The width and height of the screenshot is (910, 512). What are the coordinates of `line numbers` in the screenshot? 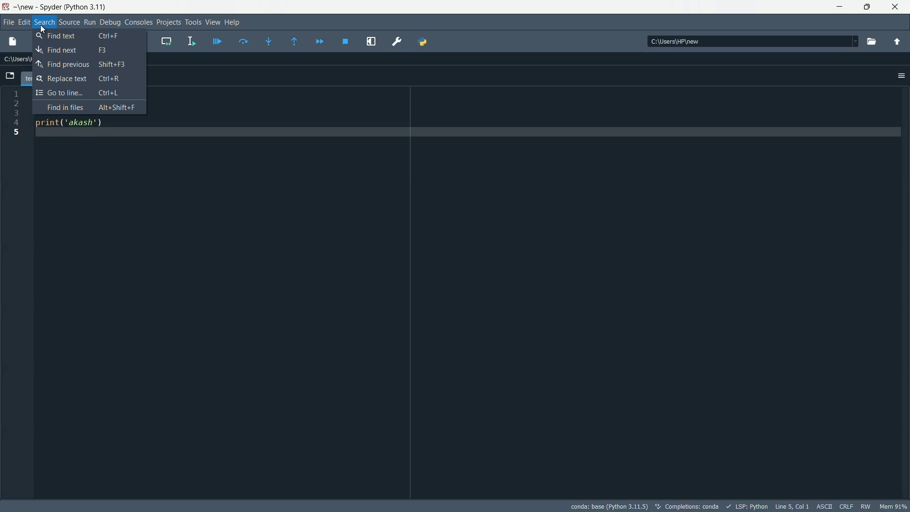 It's located at (16, 115).